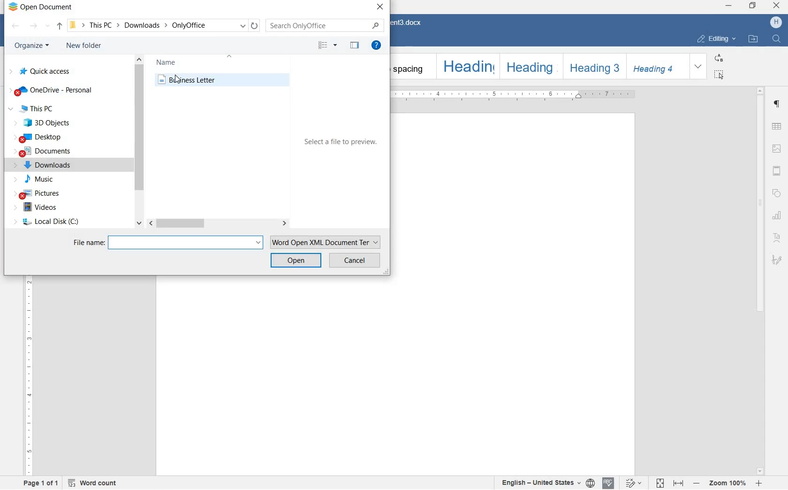 The height and width of the screenshot is (490, 788). What do you see at coordinates (776, 22) in the screenshot?
I see `user profile` at bounding box center [776, 22].